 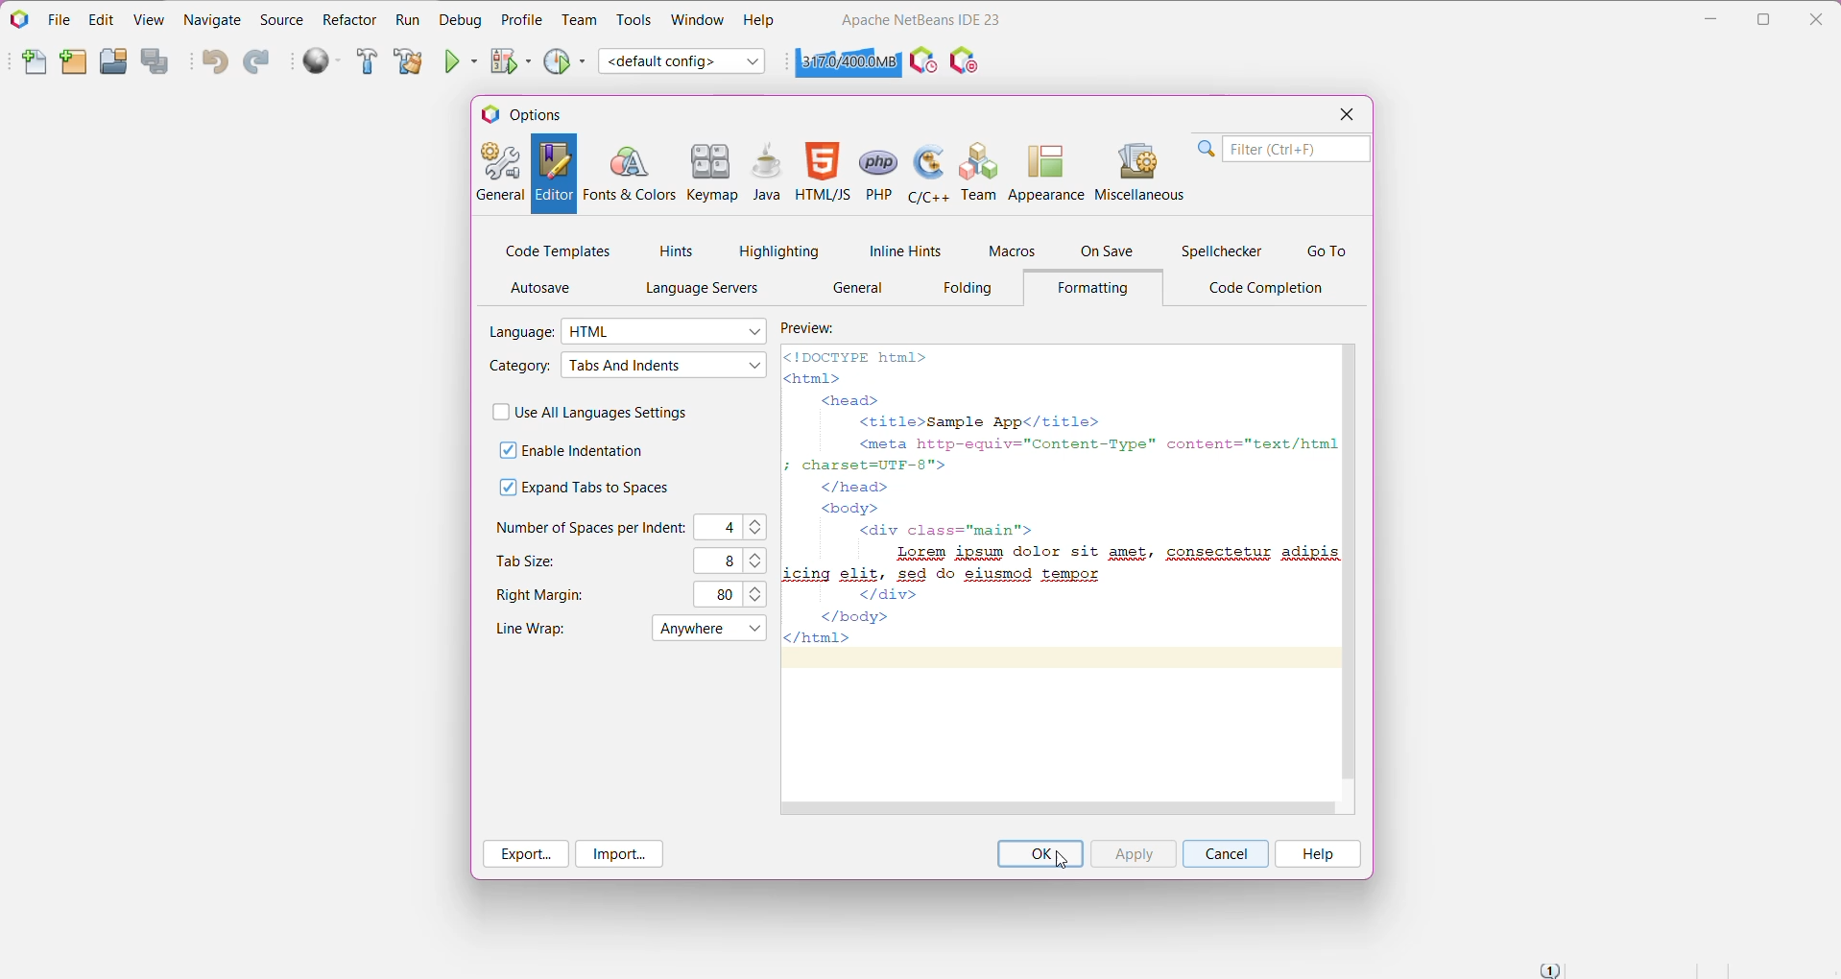 What do you see at coordinates (528, 561) in the screenshot?
I see `Tab Size` at bounding box center [528, 561].